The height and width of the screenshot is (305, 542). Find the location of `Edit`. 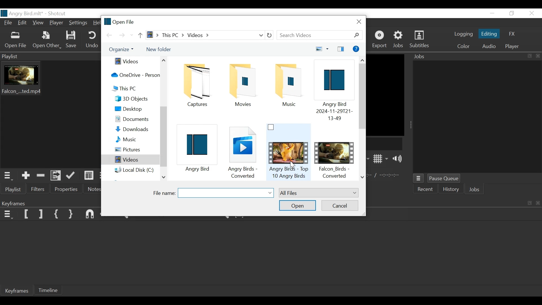

Edit is located at coordinates (23, 23).